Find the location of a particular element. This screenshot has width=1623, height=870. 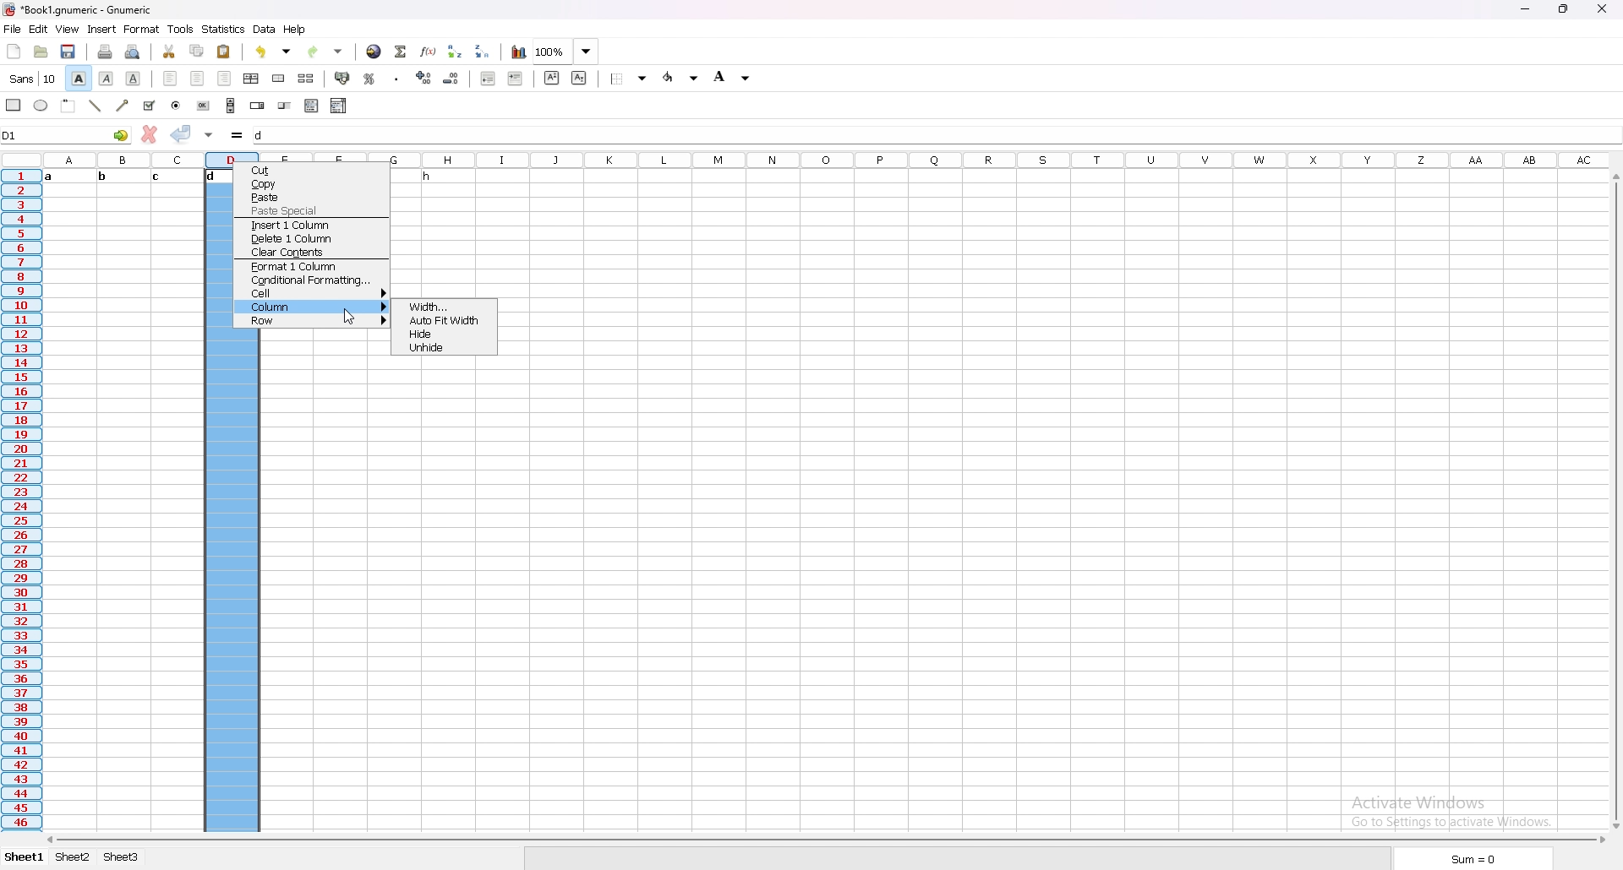

new is located at coordinates (14, 52).